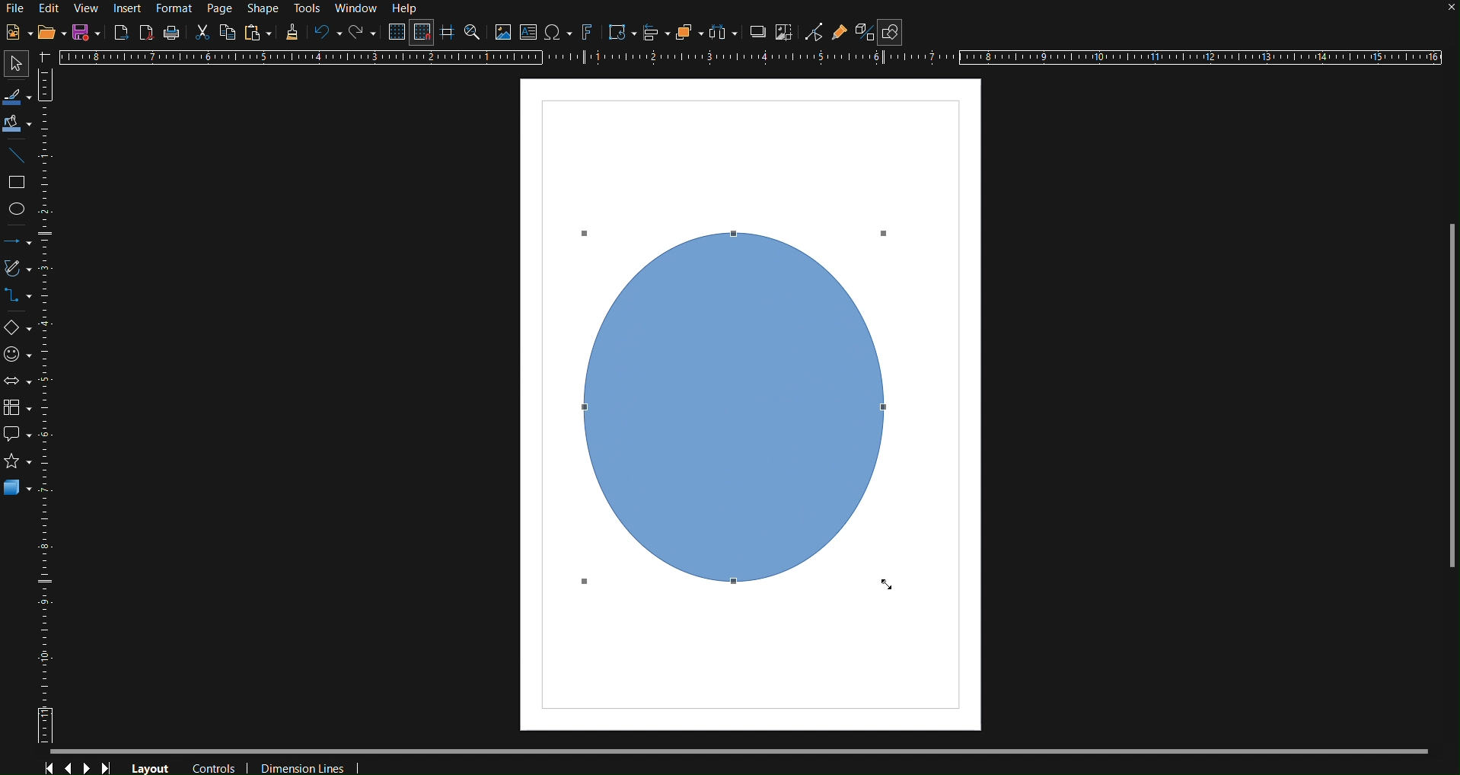 Image resolution: width=1460 pixels, height=775 pixels. What do you see at coordinates (19, 183) in the screenshot?
I see `Rectangle` at bounding box center [19, 183].